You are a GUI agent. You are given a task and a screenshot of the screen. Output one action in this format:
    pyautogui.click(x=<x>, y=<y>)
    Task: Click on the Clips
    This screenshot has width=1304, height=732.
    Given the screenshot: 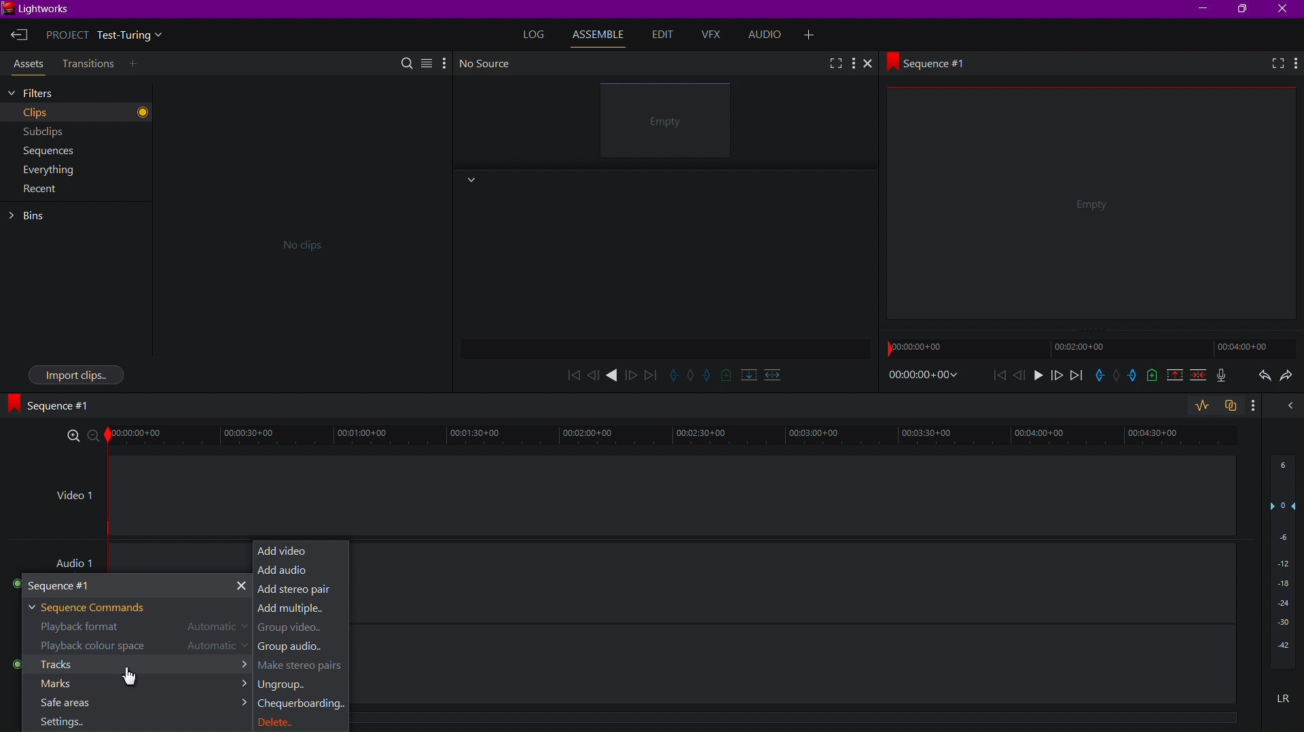 What is the action you would take?
    pyautogui.click(x=54, y=113)
    